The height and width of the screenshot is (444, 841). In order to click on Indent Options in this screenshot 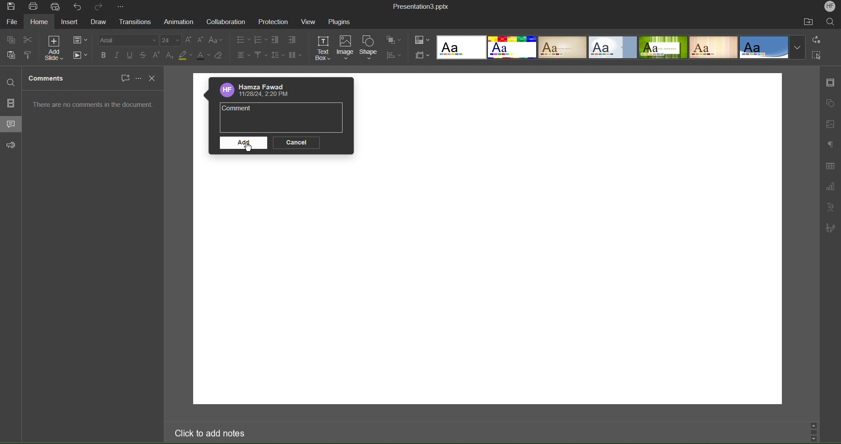, I will do `click(278, 40)`.